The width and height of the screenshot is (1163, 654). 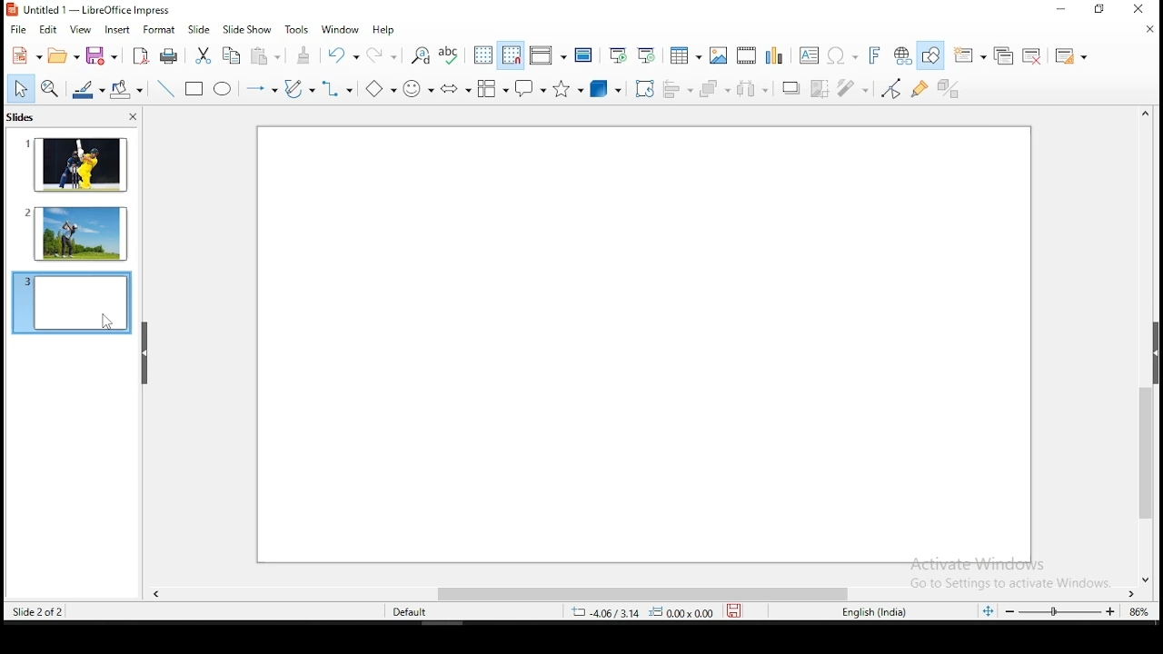 I want to click on fit slide to current window, so click(x=989, y=609).